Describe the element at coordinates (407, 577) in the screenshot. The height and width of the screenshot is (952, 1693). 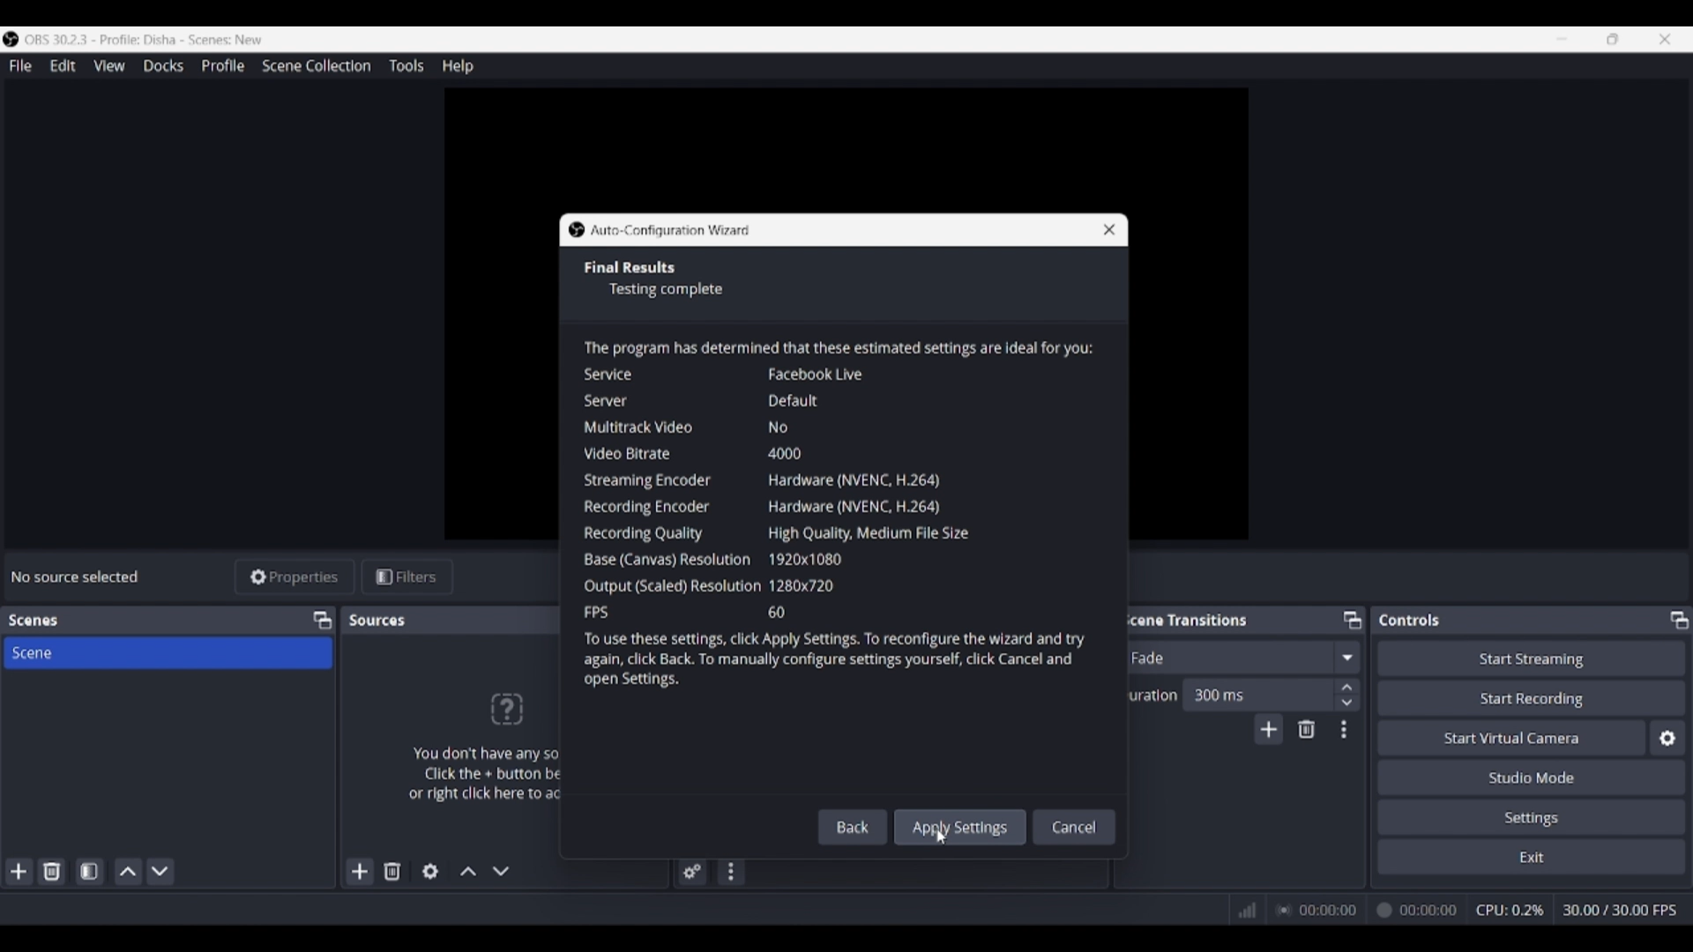
I see `Filters` at that location.